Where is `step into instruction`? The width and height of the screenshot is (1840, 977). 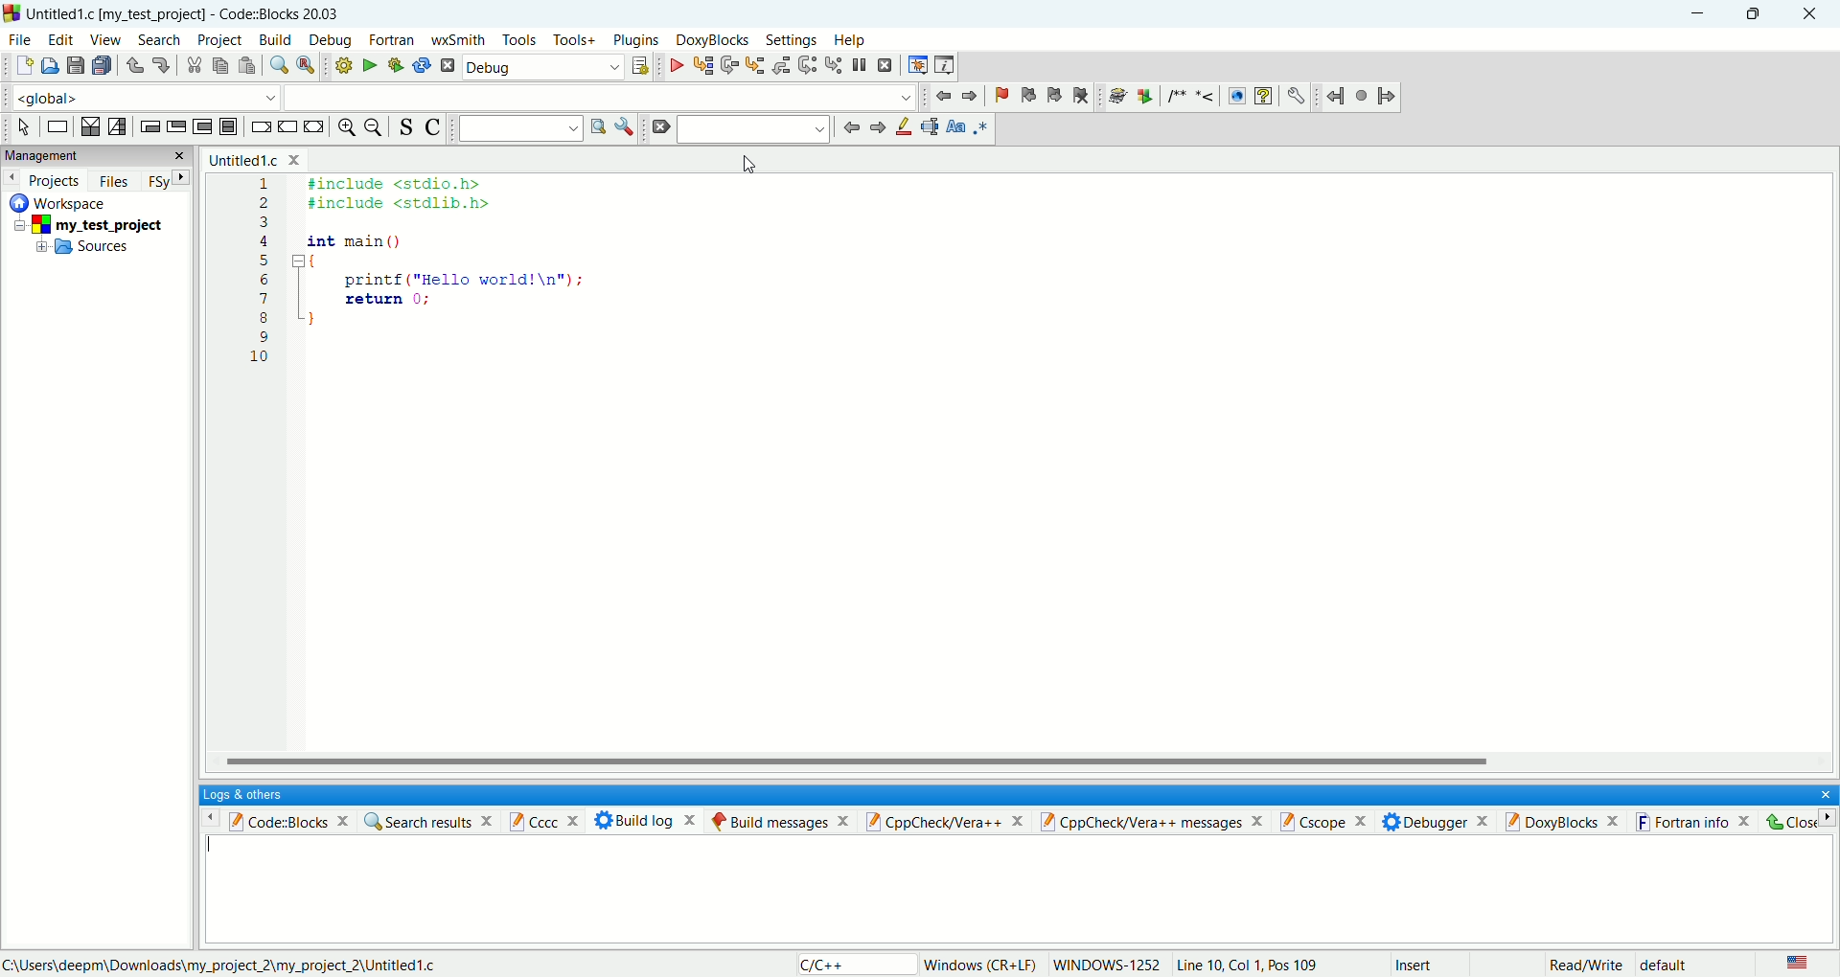 step into instruction is located at coordinates (834, 65).